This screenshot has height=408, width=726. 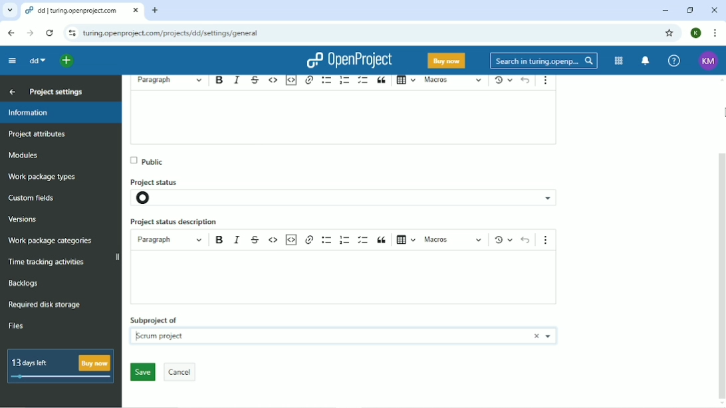 I want to click on Save, so click(x=144, y=372).